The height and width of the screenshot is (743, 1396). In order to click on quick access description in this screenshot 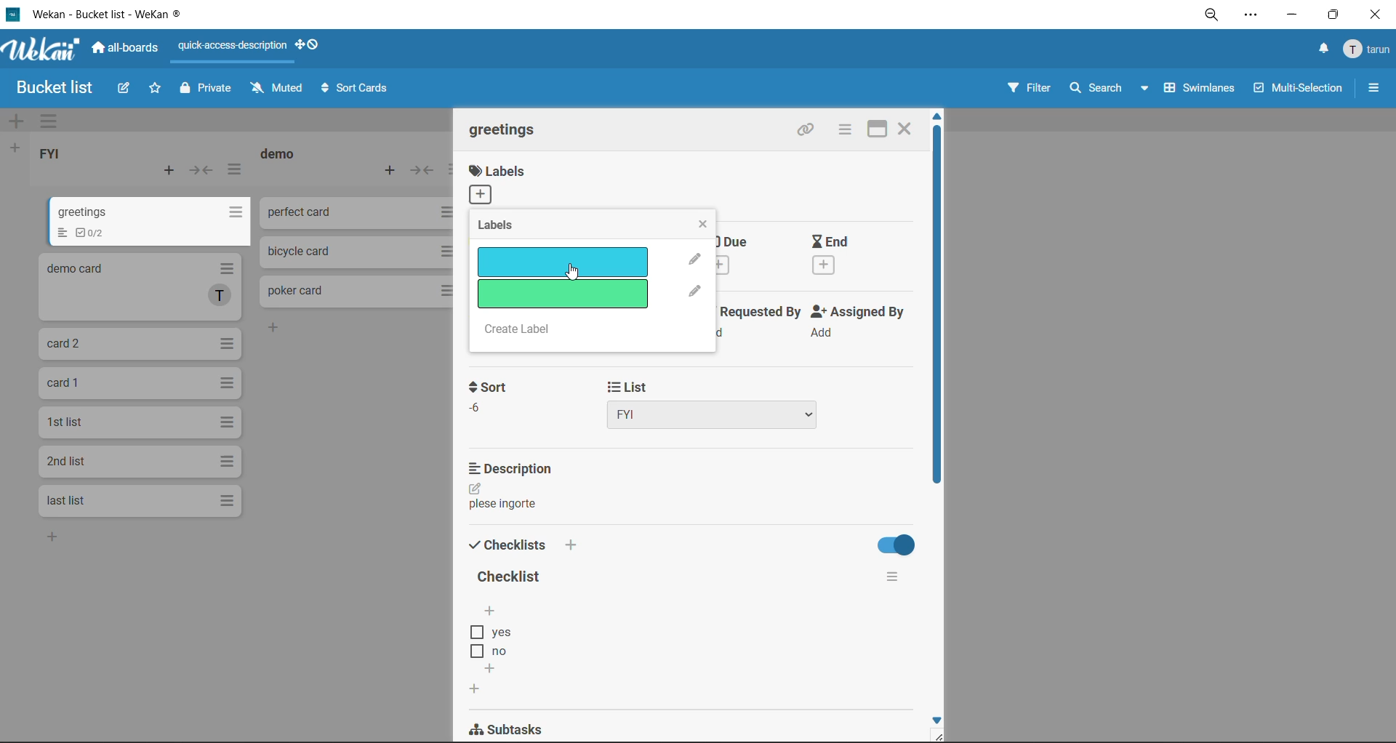, I will do `click(232, 52)`.